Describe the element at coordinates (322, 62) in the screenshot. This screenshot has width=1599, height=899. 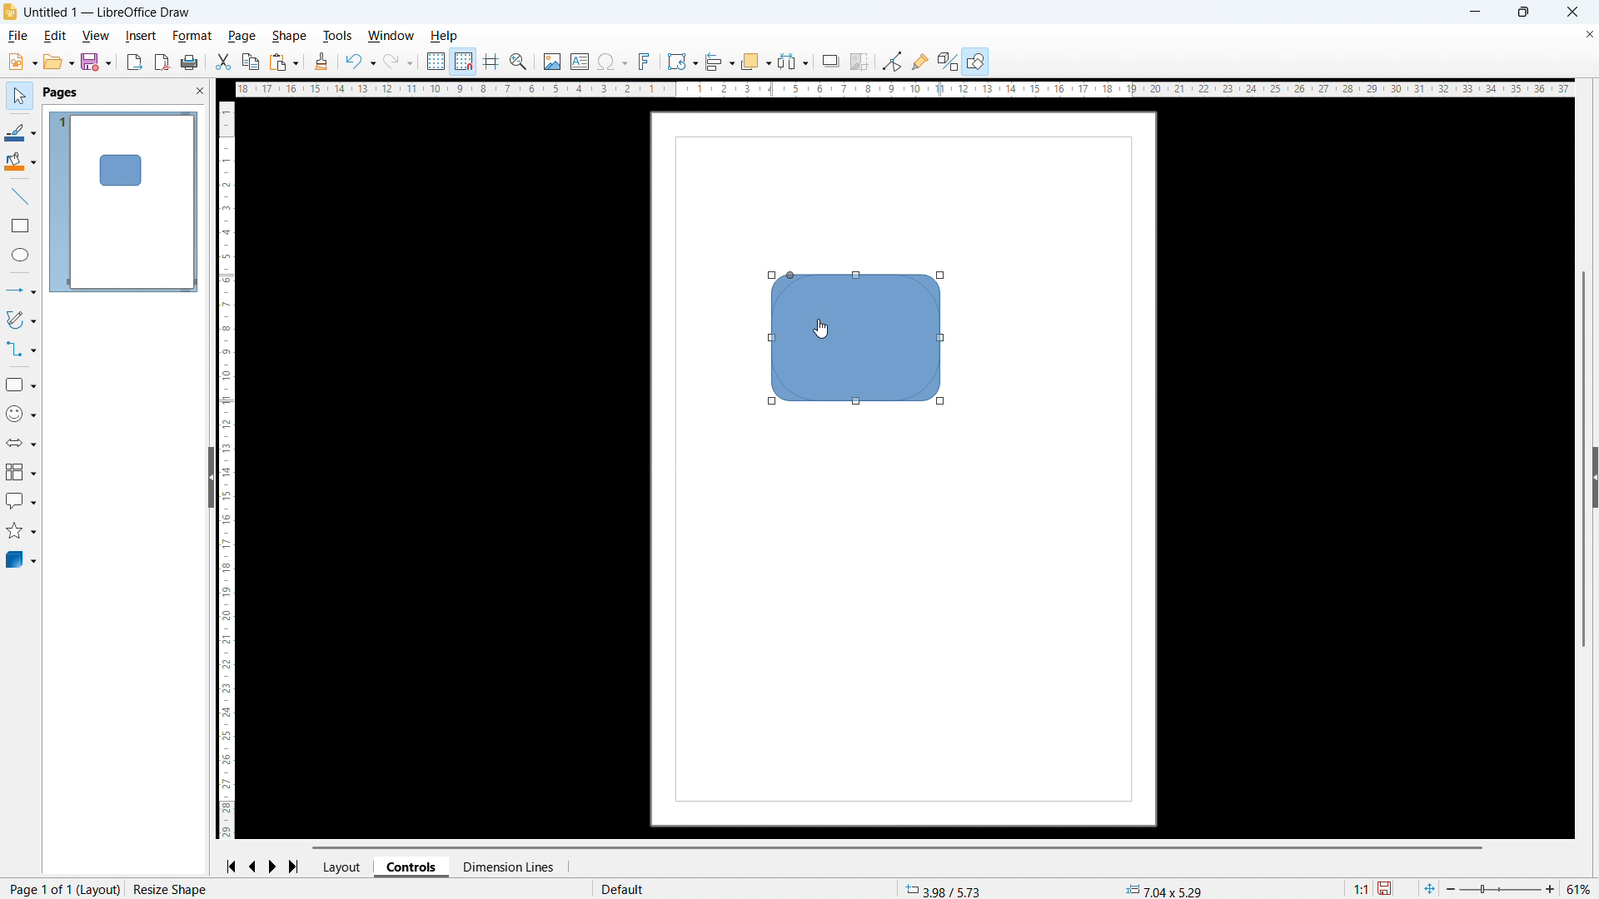
I see `Clone formatting ` at that location.